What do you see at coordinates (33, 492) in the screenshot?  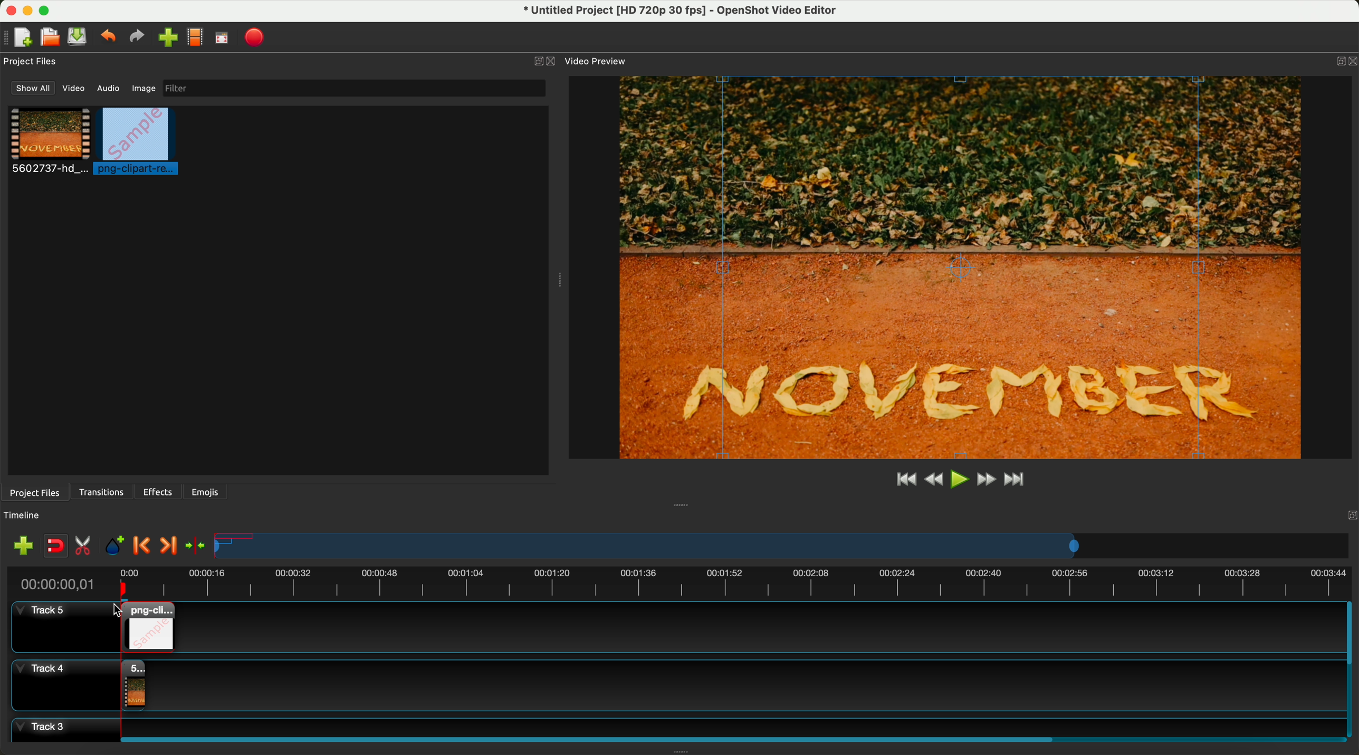 I see `project files` at bounding box center [33, 492].